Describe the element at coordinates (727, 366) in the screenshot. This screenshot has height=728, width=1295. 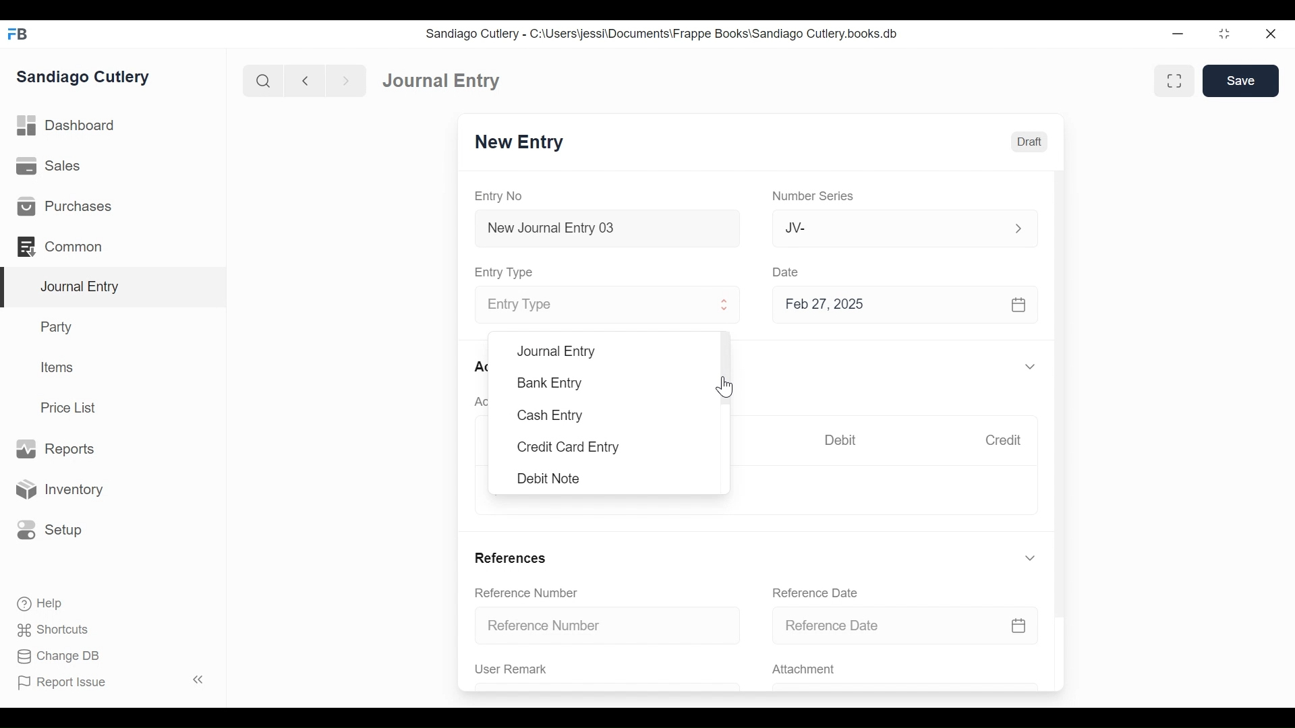
I see `Vertical Scroll bar` at that location.